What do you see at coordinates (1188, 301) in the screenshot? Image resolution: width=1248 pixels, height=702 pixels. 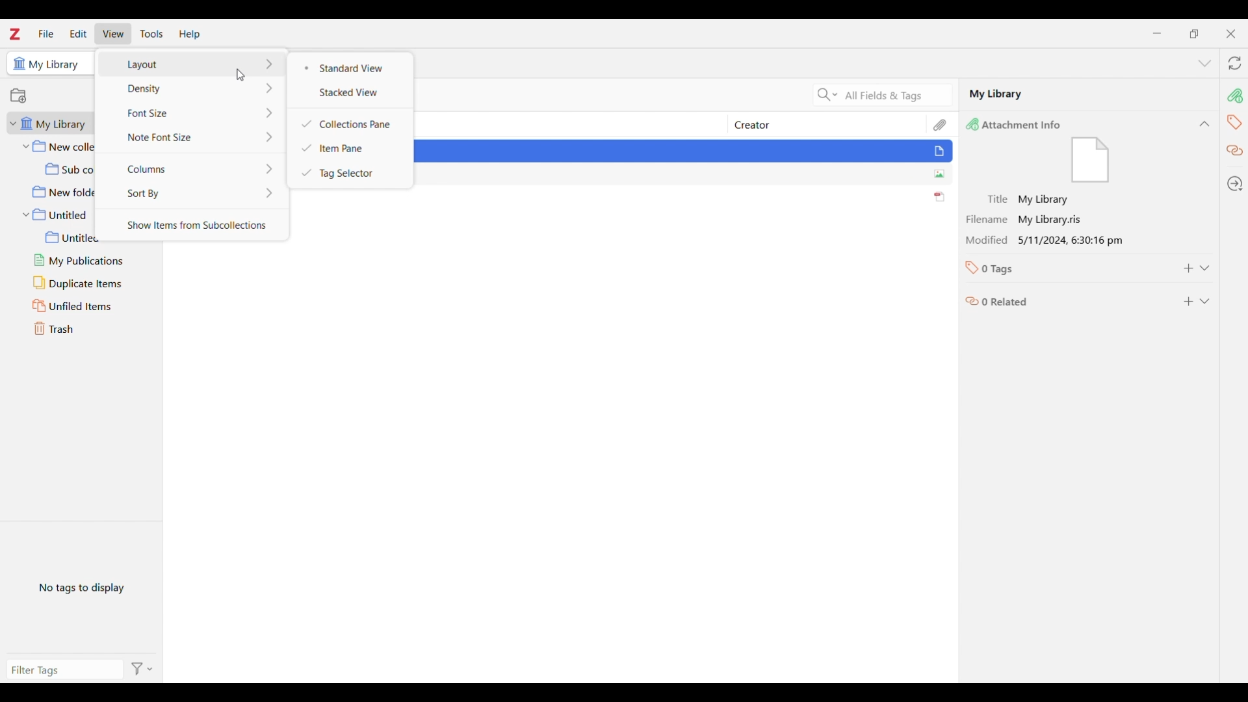 I see `Add to related` at bounding box center [1188, 301].